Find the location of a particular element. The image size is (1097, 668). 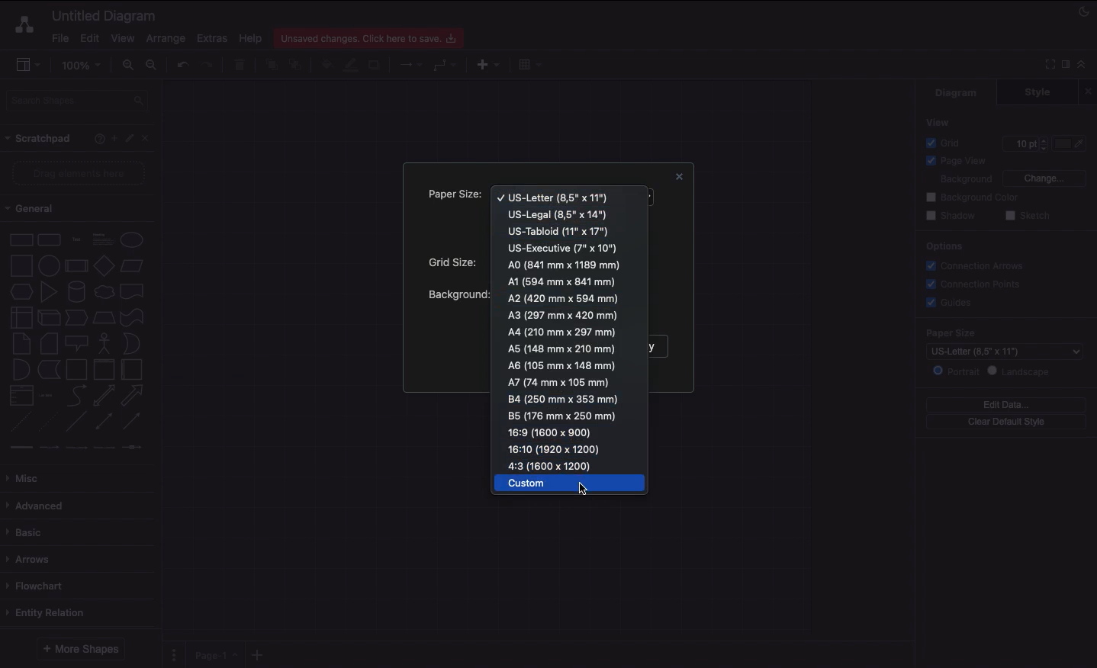

Add is located at coordinates (114, 137).